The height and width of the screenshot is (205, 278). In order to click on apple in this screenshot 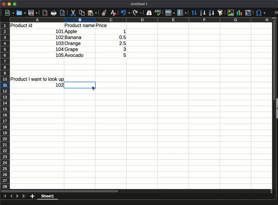, I will do `click(71, 31)`.